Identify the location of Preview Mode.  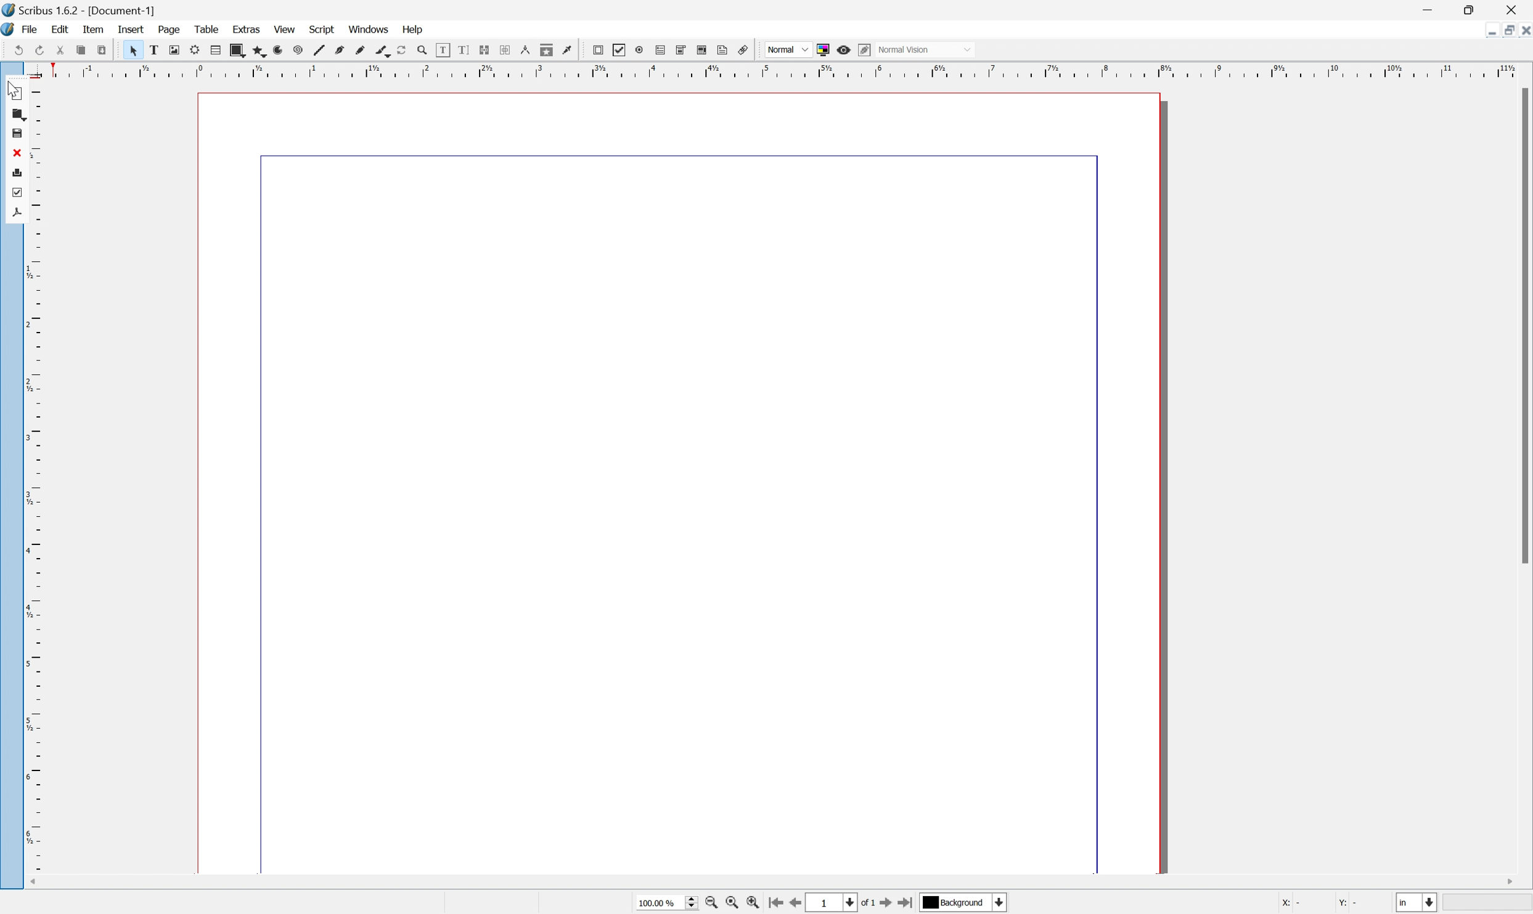
(844, 50).